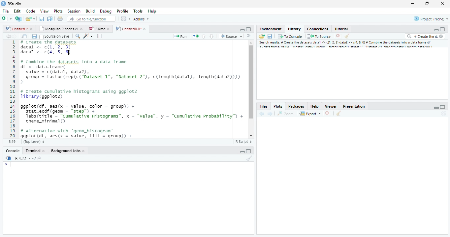 This screenshot has height=237, width=450. Describe the element at coordinates (347, 45) in the screenshot. I see `Search result # create dataset data..` at that location.